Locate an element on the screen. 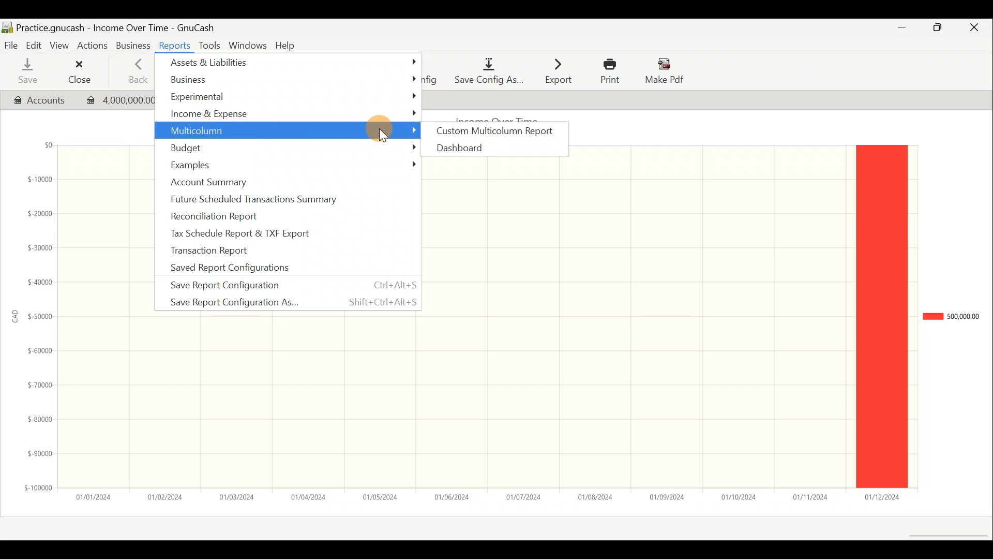 The width and height of the screenshot is (993, 559). Account summary is located at coordinates (284, 183).